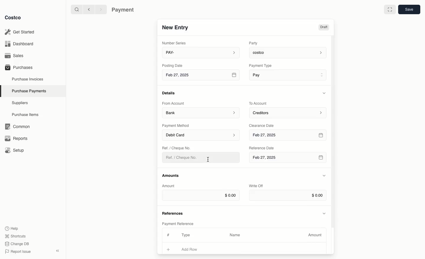 The image size is (425, 259). What do you see at coordinates (324, 176) in the screenshot?
I see `Hide` at bounding box center [324, 176].